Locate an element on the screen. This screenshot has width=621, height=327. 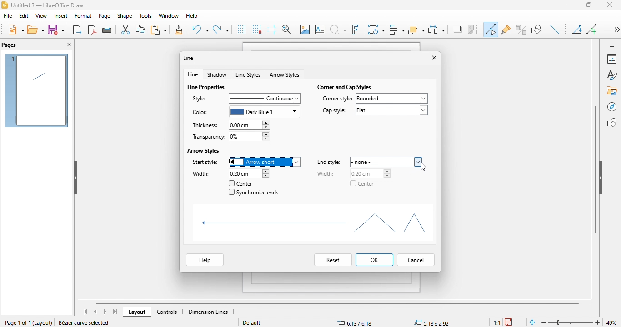
cut is located at coordinates (125, 30).